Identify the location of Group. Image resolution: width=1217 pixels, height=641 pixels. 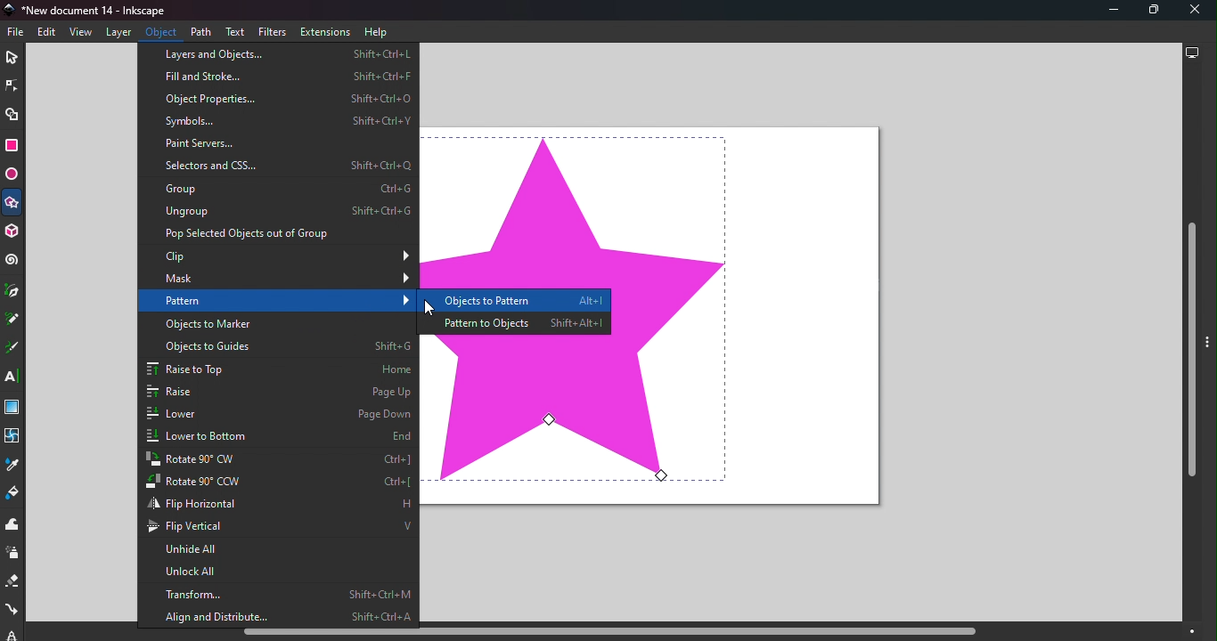
(289, 187).